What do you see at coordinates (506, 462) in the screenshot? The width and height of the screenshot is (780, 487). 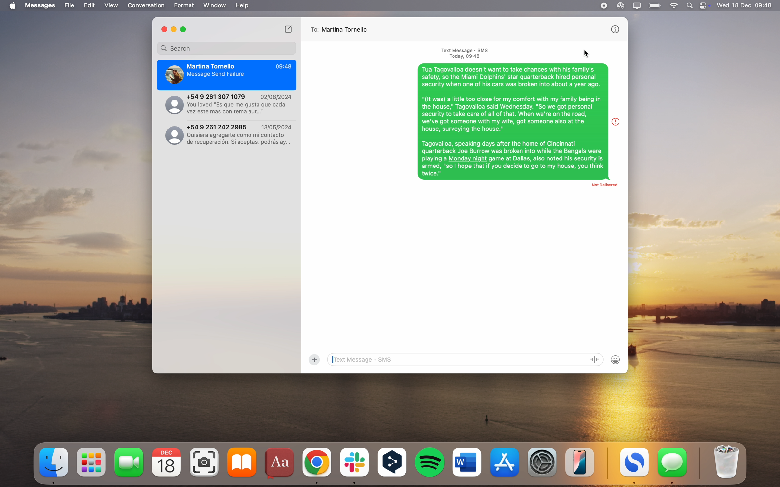 I see `App Store` at bounding box center [506, 462].